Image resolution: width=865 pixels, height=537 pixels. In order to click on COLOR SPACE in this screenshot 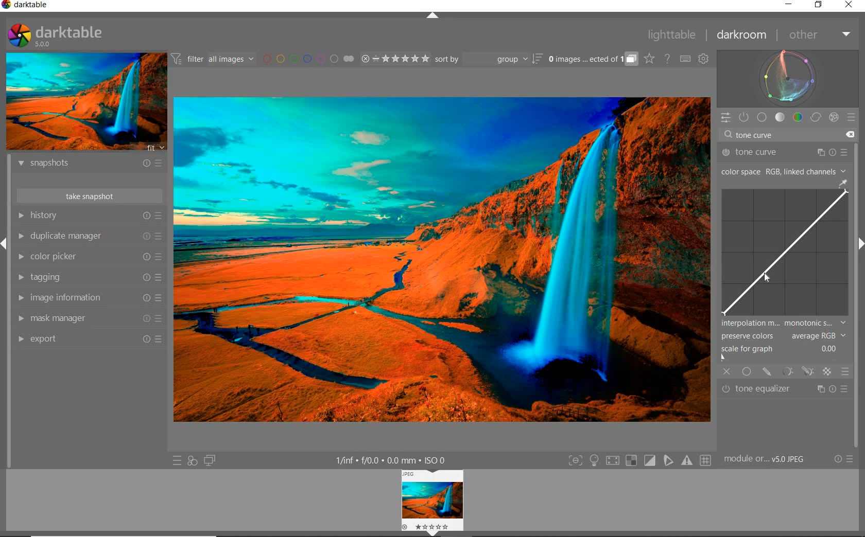, I will do `click(784, 171)`.